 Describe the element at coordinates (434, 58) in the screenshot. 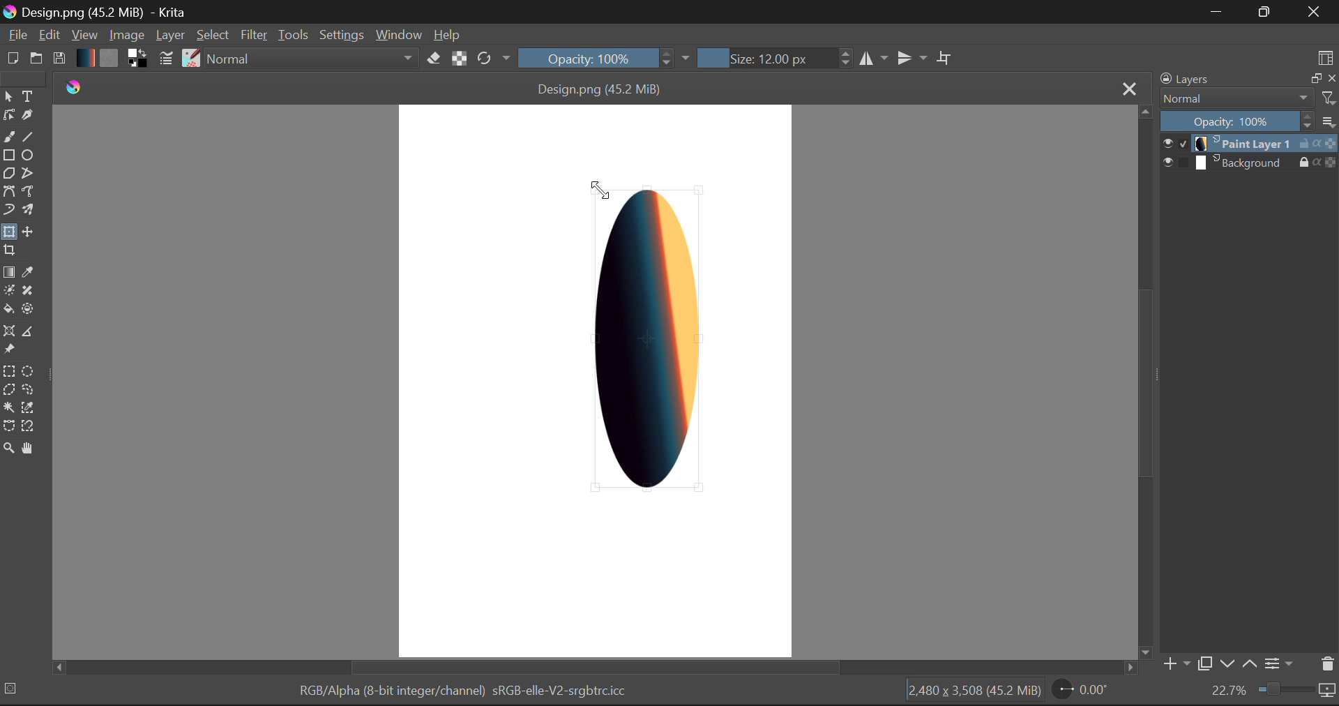

I see `Eraser` at that location.